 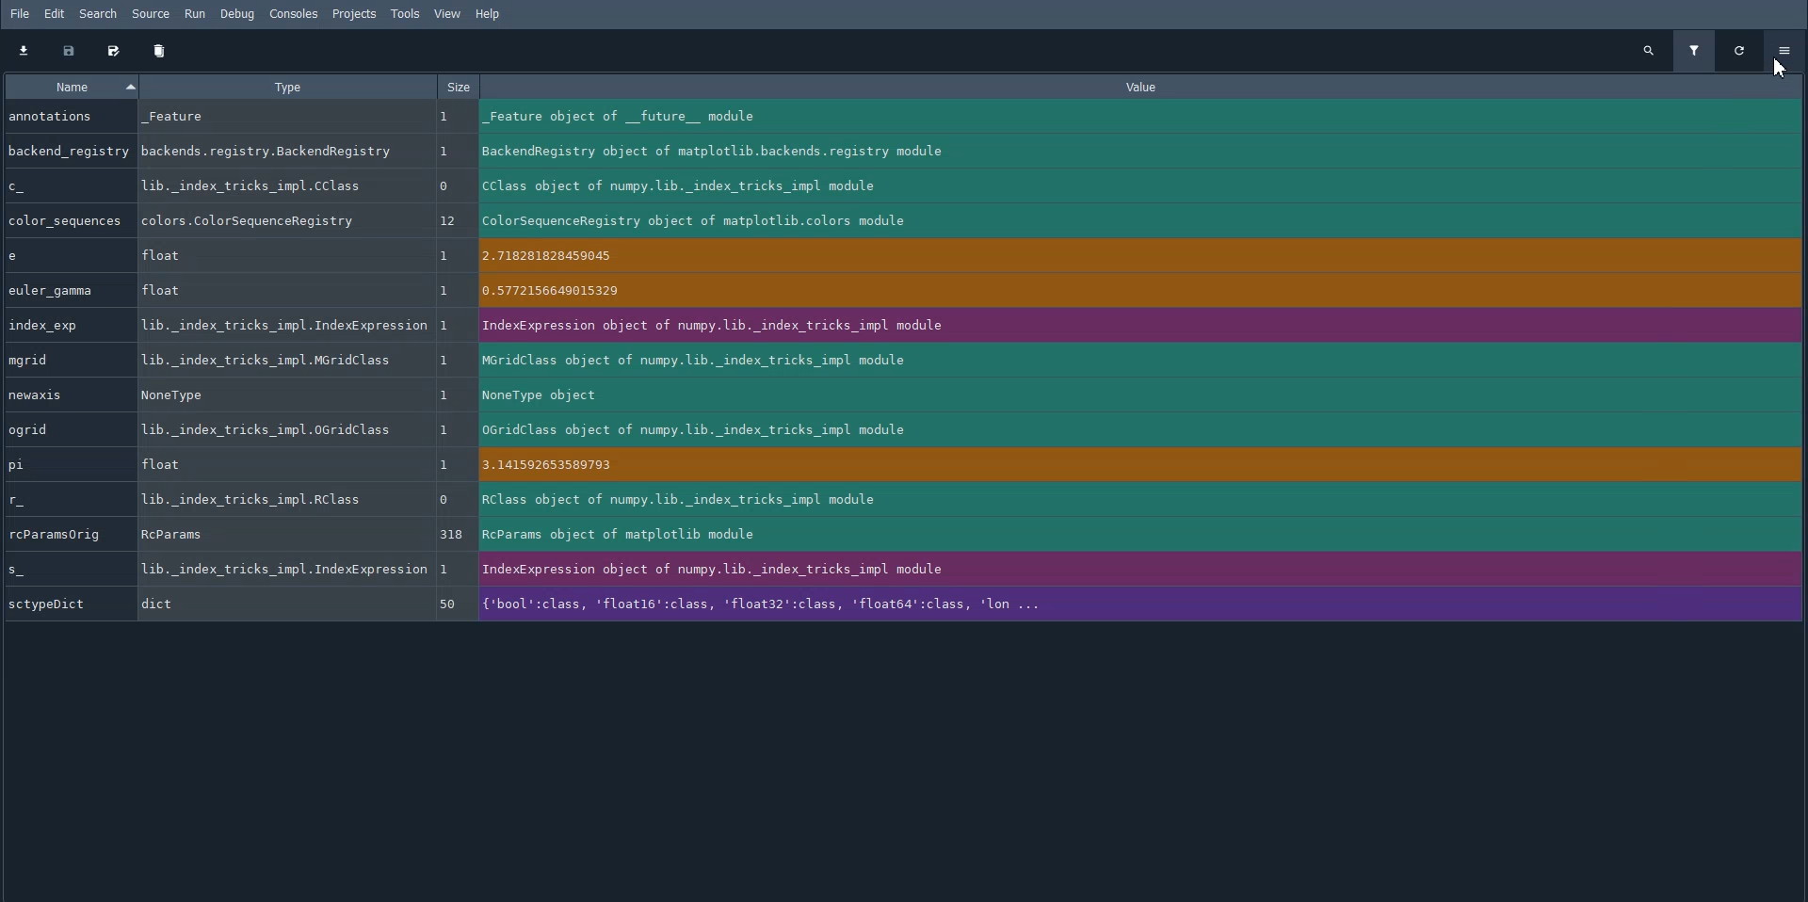 I want to click on sctypeDict, so click(x=62, y=604).